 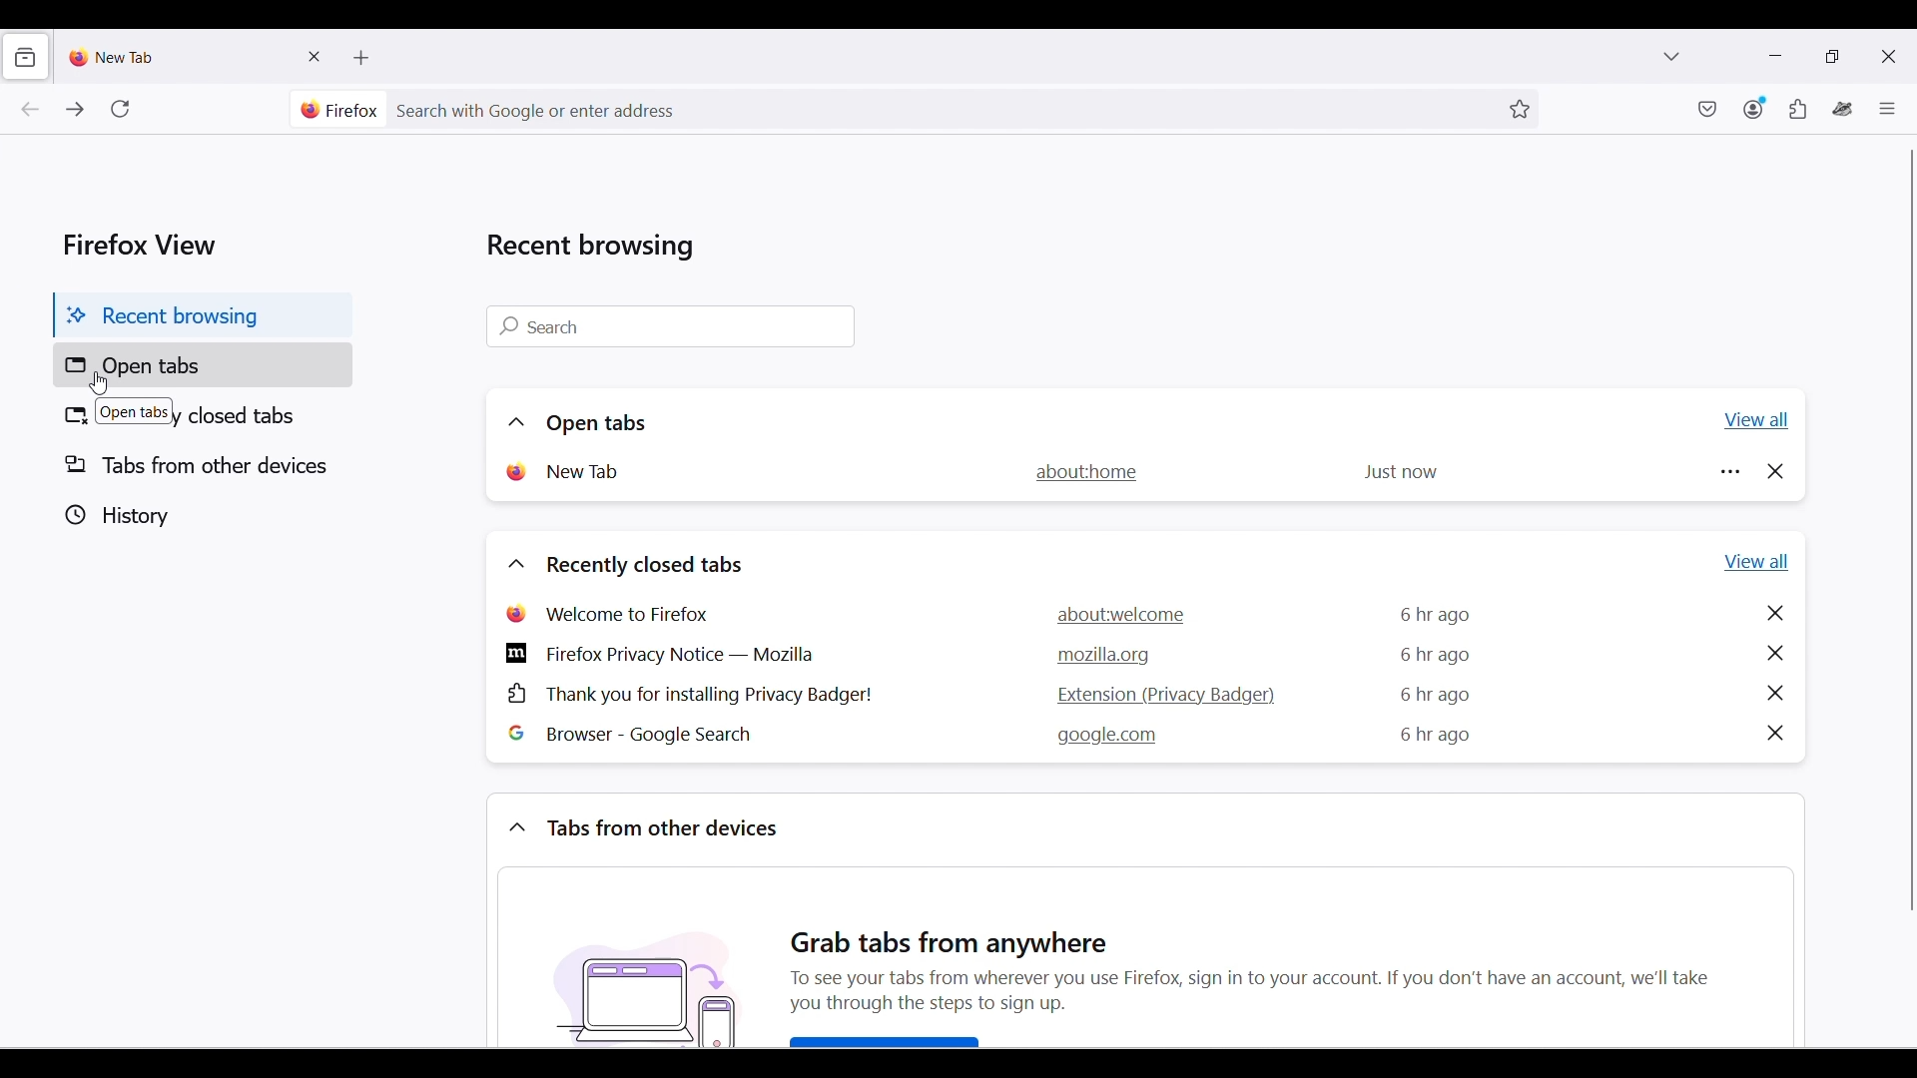 What do you see at coordinates (1730, 471) in the screenshot?
I see `Options for new tab` at bounding box center [1730, 471].